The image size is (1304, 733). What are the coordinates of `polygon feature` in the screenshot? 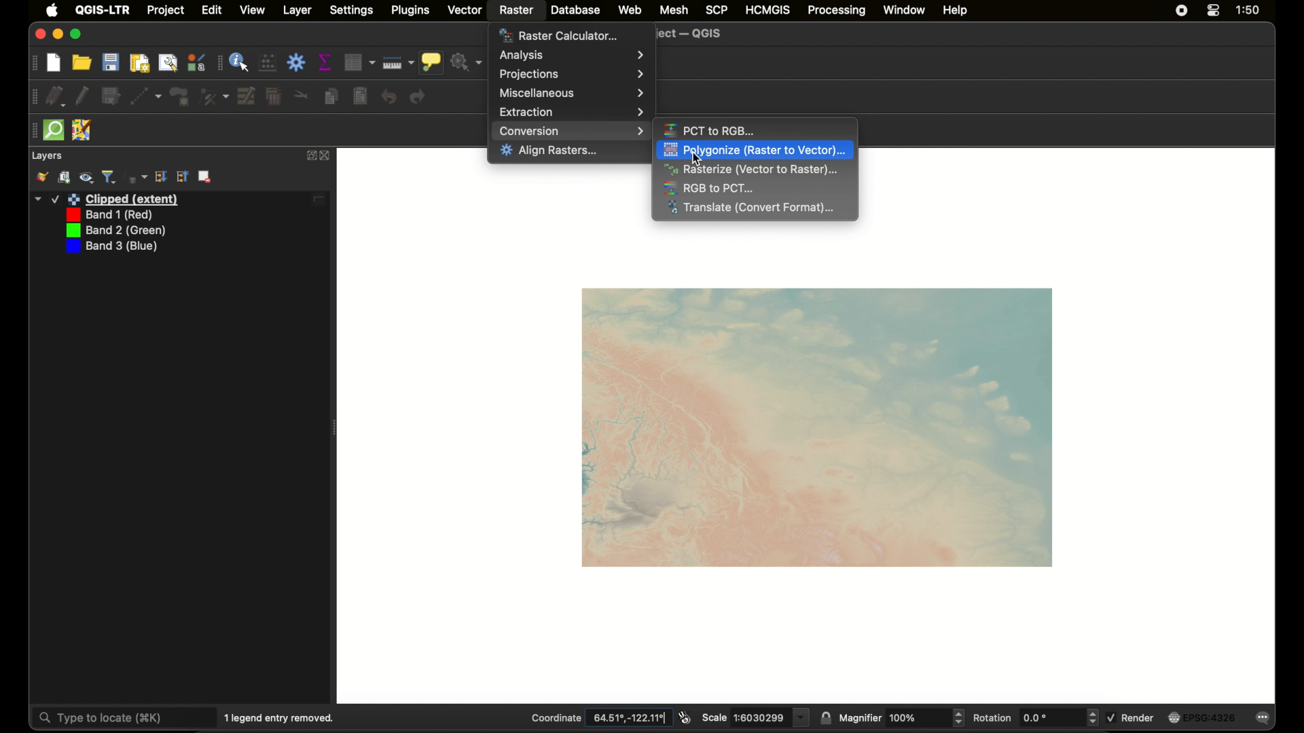 It's located at (179, 97).